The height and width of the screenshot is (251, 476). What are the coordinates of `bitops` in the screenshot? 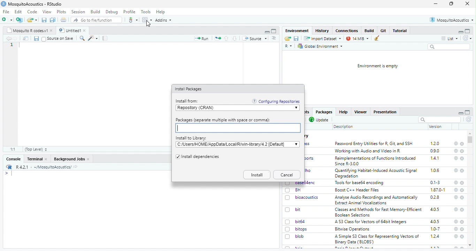 It's located at (302, 229).